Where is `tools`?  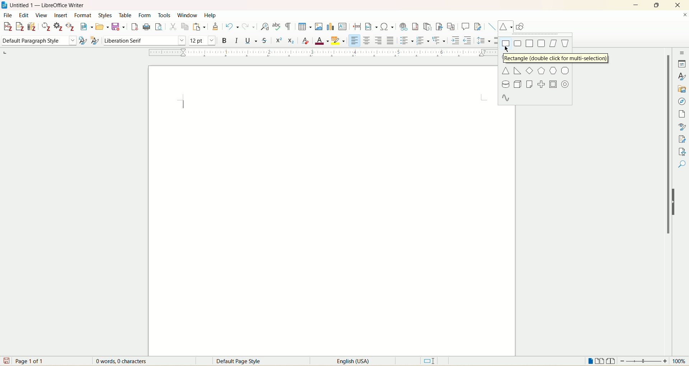
tools is located at coordinates (165, 15).